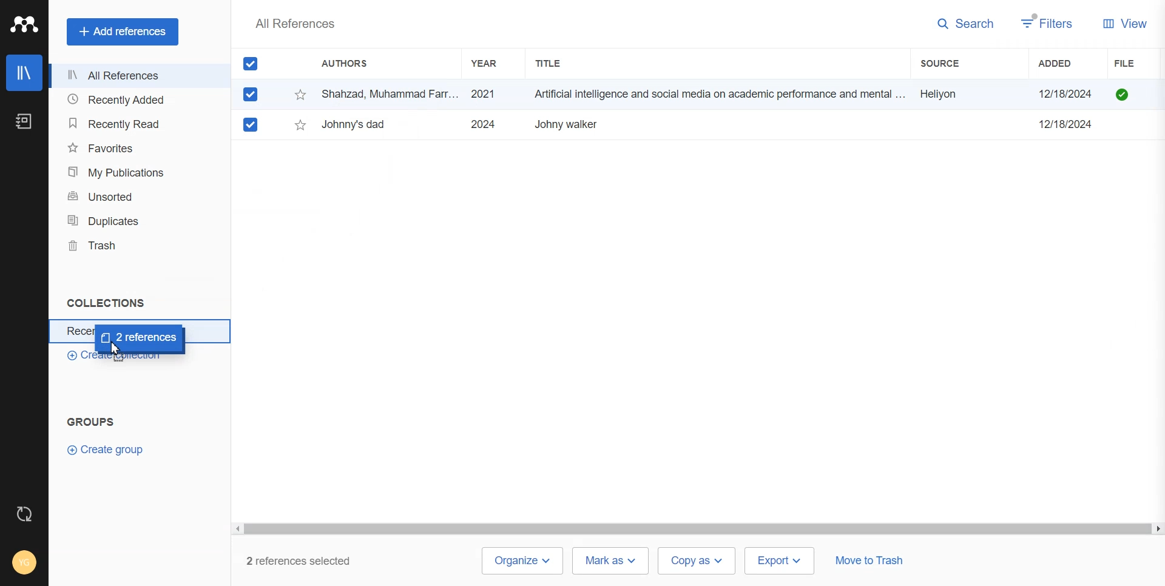 The image size is (1165, 586). Describe the element at coordinates (300, 125) in the screenshot. I see `star` at that location.